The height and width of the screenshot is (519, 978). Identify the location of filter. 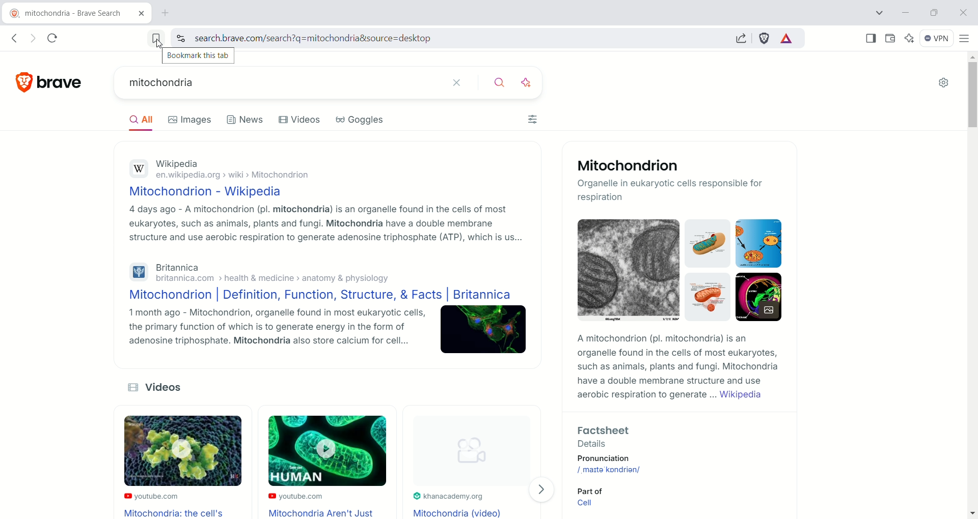
(532, 121).